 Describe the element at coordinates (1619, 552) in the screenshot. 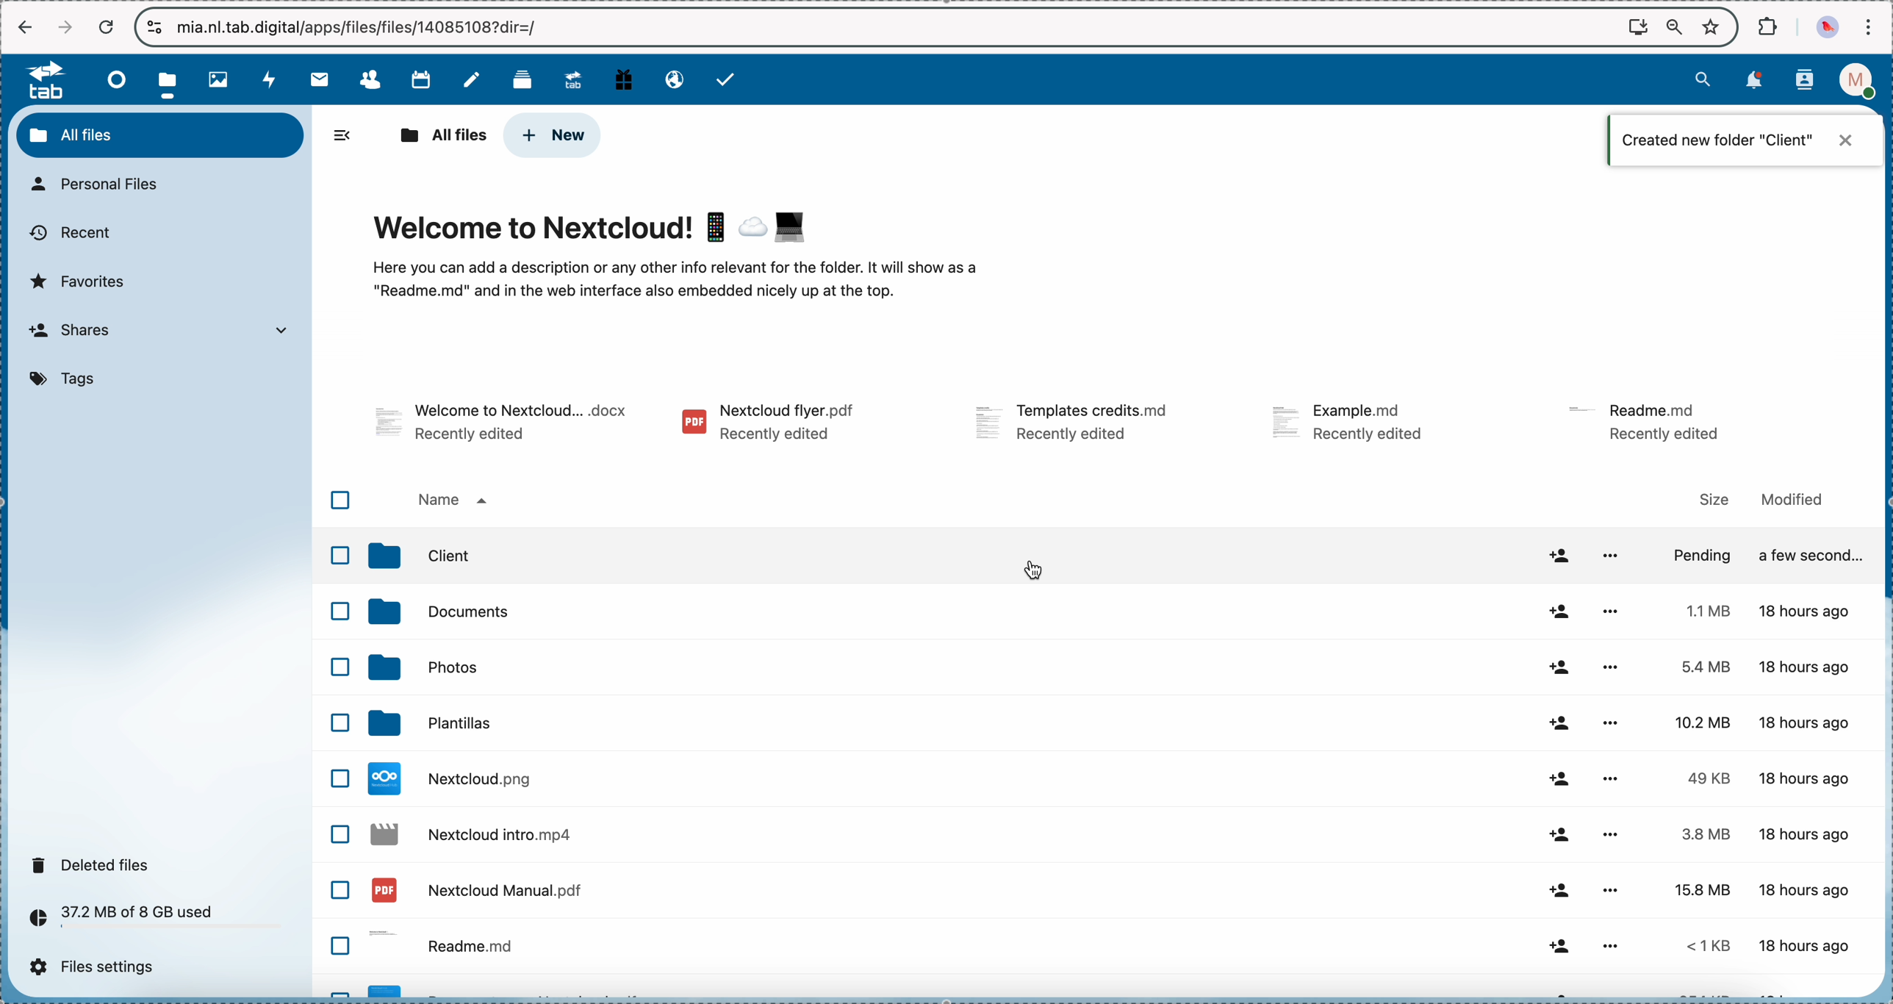

I see `more options` at that location.